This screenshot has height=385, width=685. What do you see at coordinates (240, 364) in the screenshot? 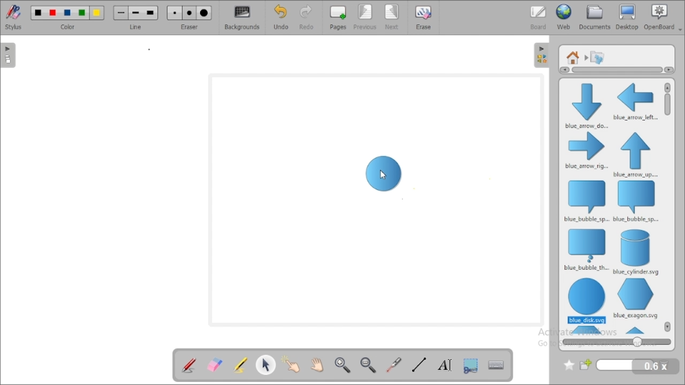
I see `highlight` at bounding box center [240, 364].